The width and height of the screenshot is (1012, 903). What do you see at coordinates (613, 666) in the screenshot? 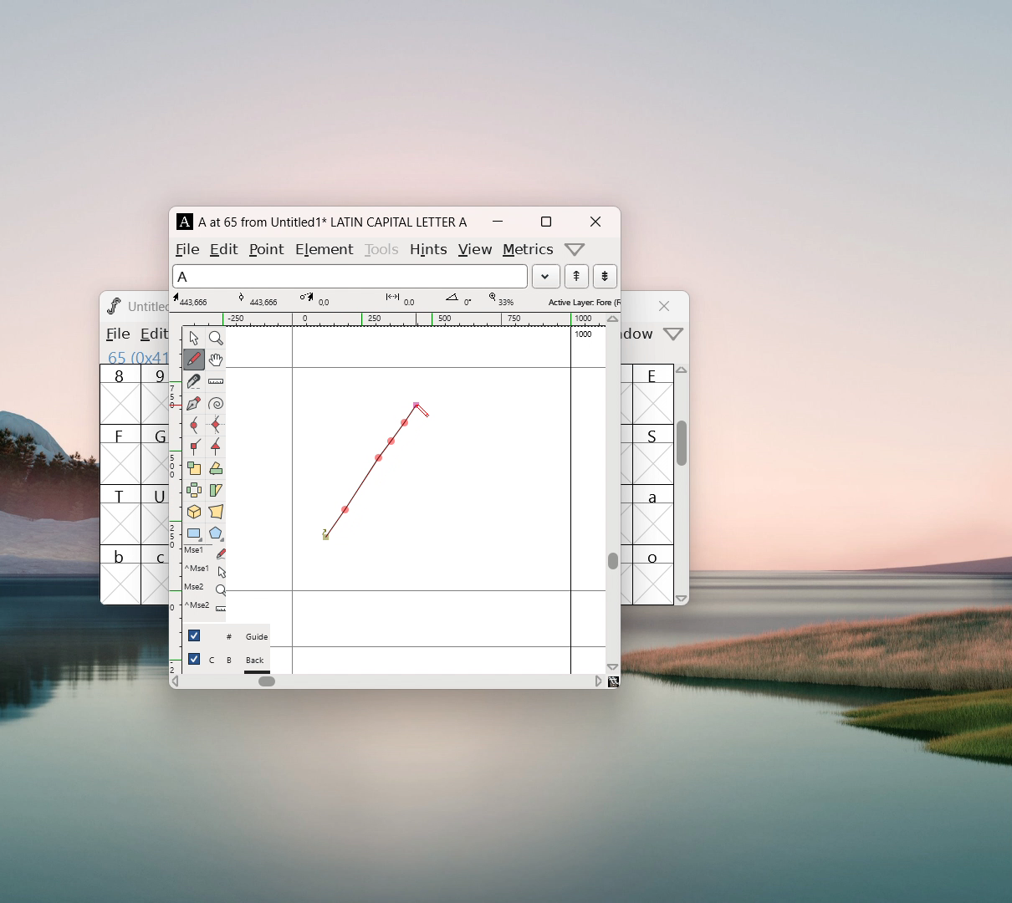
I see `scroll down` at bounding box center [613, 666].